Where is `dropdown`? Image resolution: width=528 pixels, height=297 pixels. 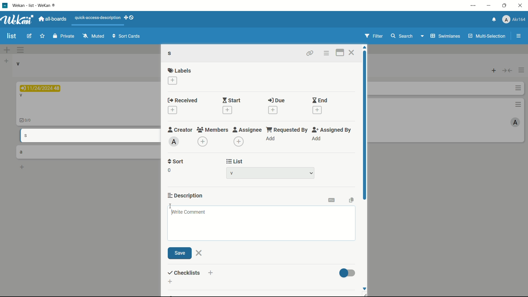
dropdown is located at coordinates (311, 173).